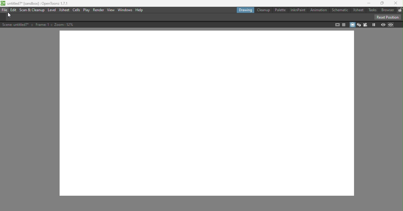  Describe the element at coordinates (372, 10) in the screenshot. I see `Tasks` at that location.